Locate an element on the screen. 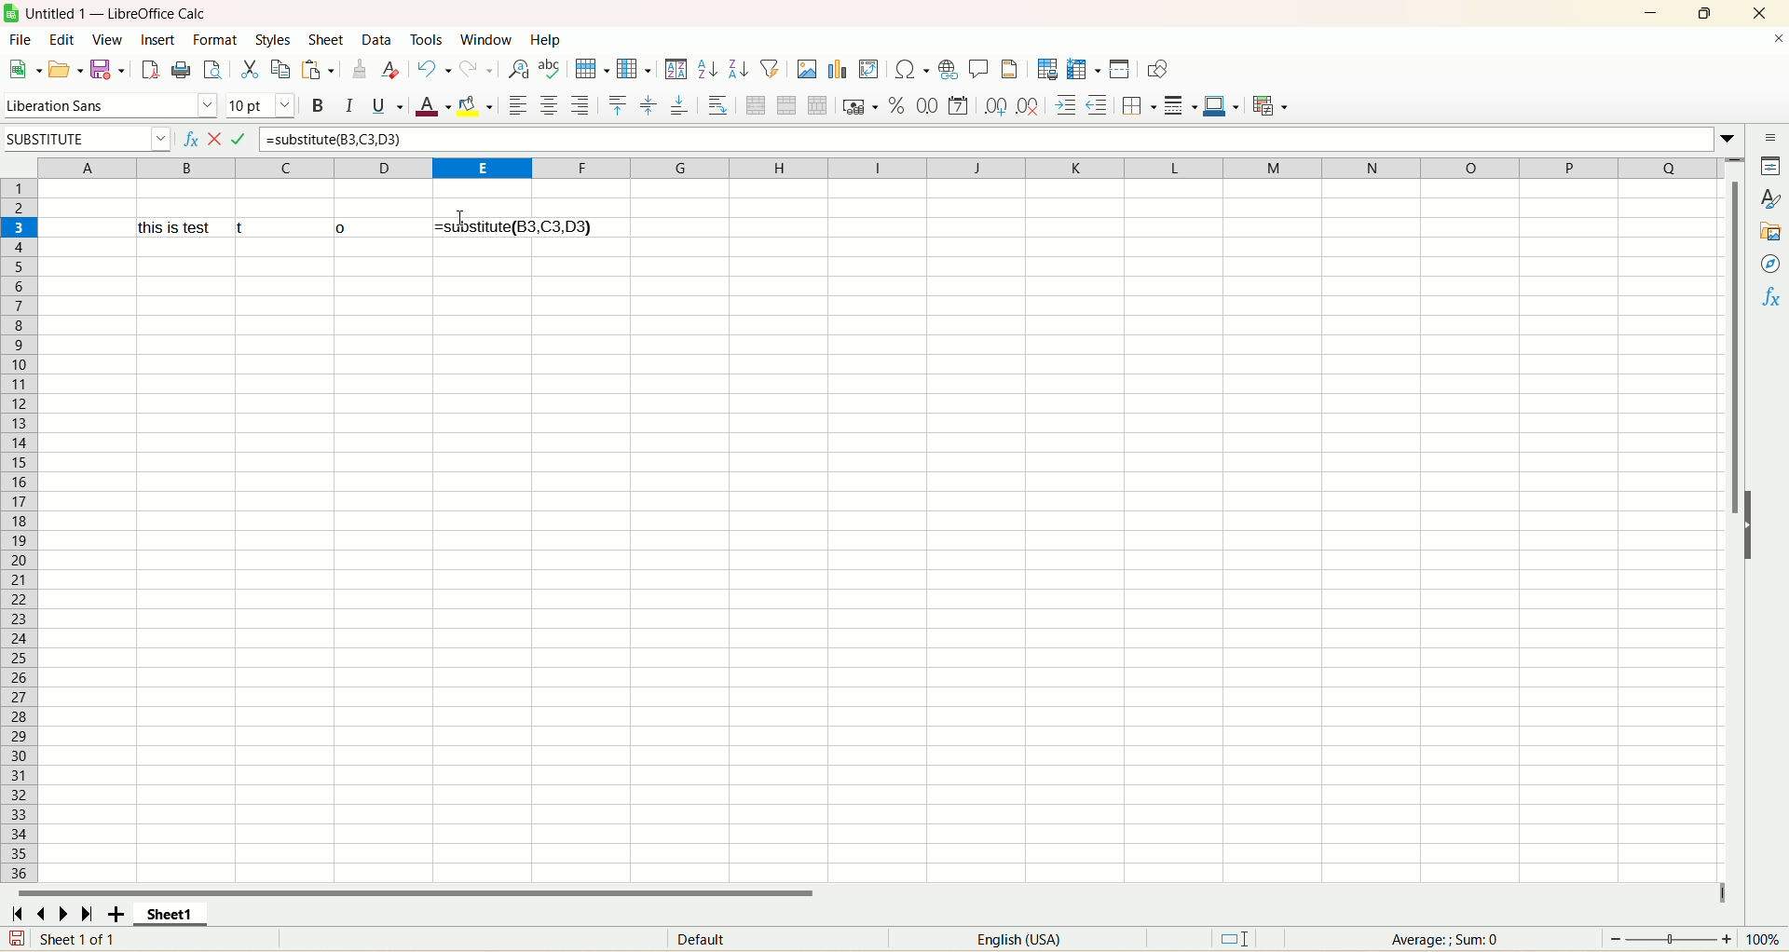 This screenshot has width=1789, height=952. remove formatting is located at coordinates (390, 67).